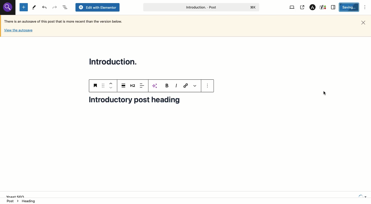 The height and width of the screenshot is (204, 371). What do you see at coordinates (363, 23) in the screenshot?
I see `Close` at bounding box center [363, 23].